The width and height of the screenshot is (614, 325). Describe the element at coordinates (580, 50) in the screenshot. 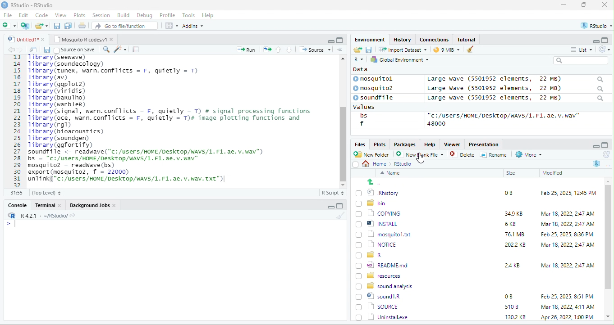

I see `= List ~` at that location.